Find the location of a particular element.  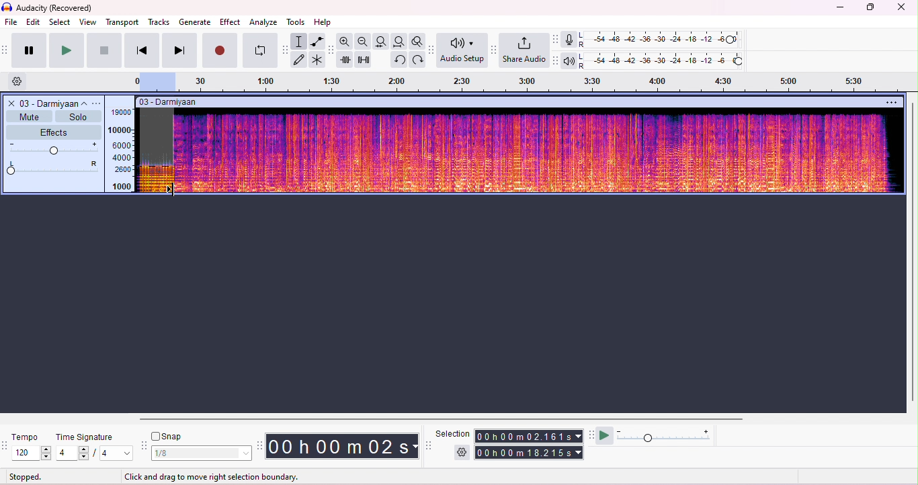

title is located at coordinates (49, 8).